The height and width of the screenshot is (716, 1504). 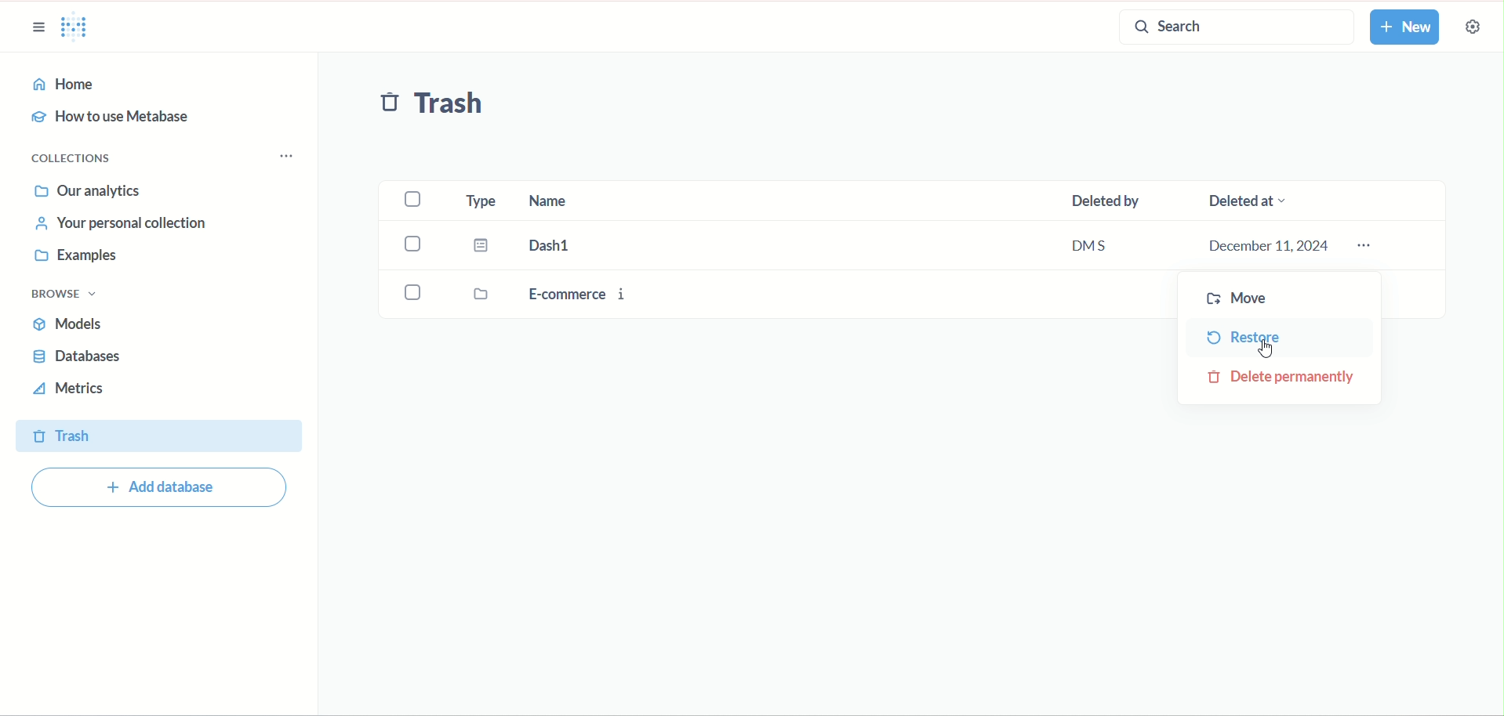 I want to click on collections, so click(x=71, y=157).